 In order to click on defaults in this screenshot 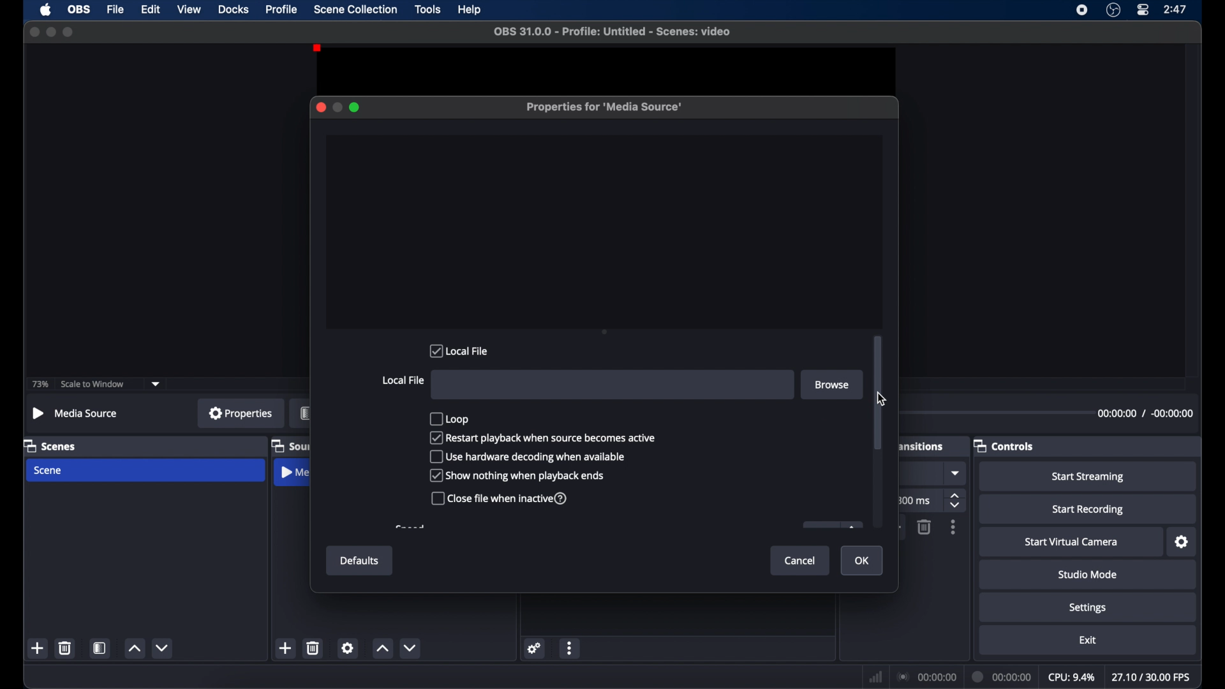, I will do `click(360, 561)`.